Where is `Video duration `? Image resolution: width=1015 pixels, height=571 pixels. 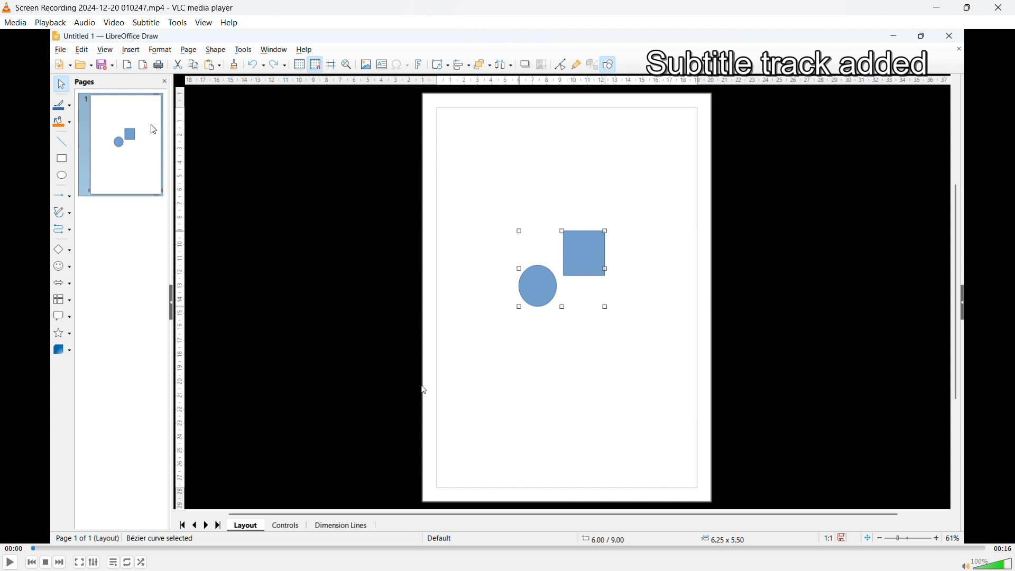 Video duration  is located at coordinates (1002, 549).